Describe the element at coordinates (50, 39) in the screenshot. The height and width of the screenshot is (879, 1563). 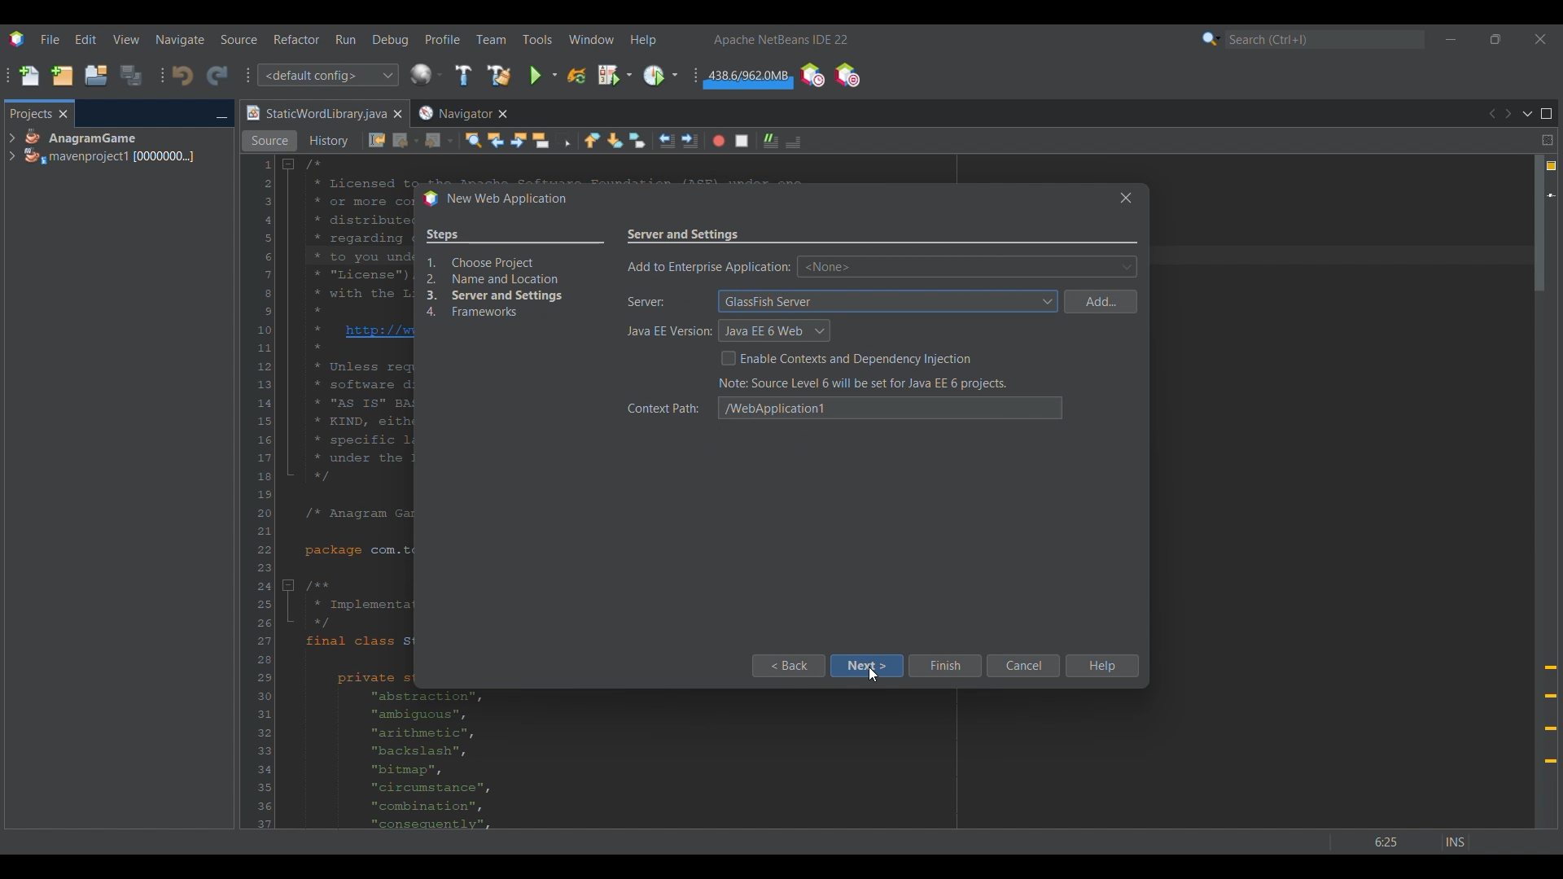
I see `File menu` at that location.